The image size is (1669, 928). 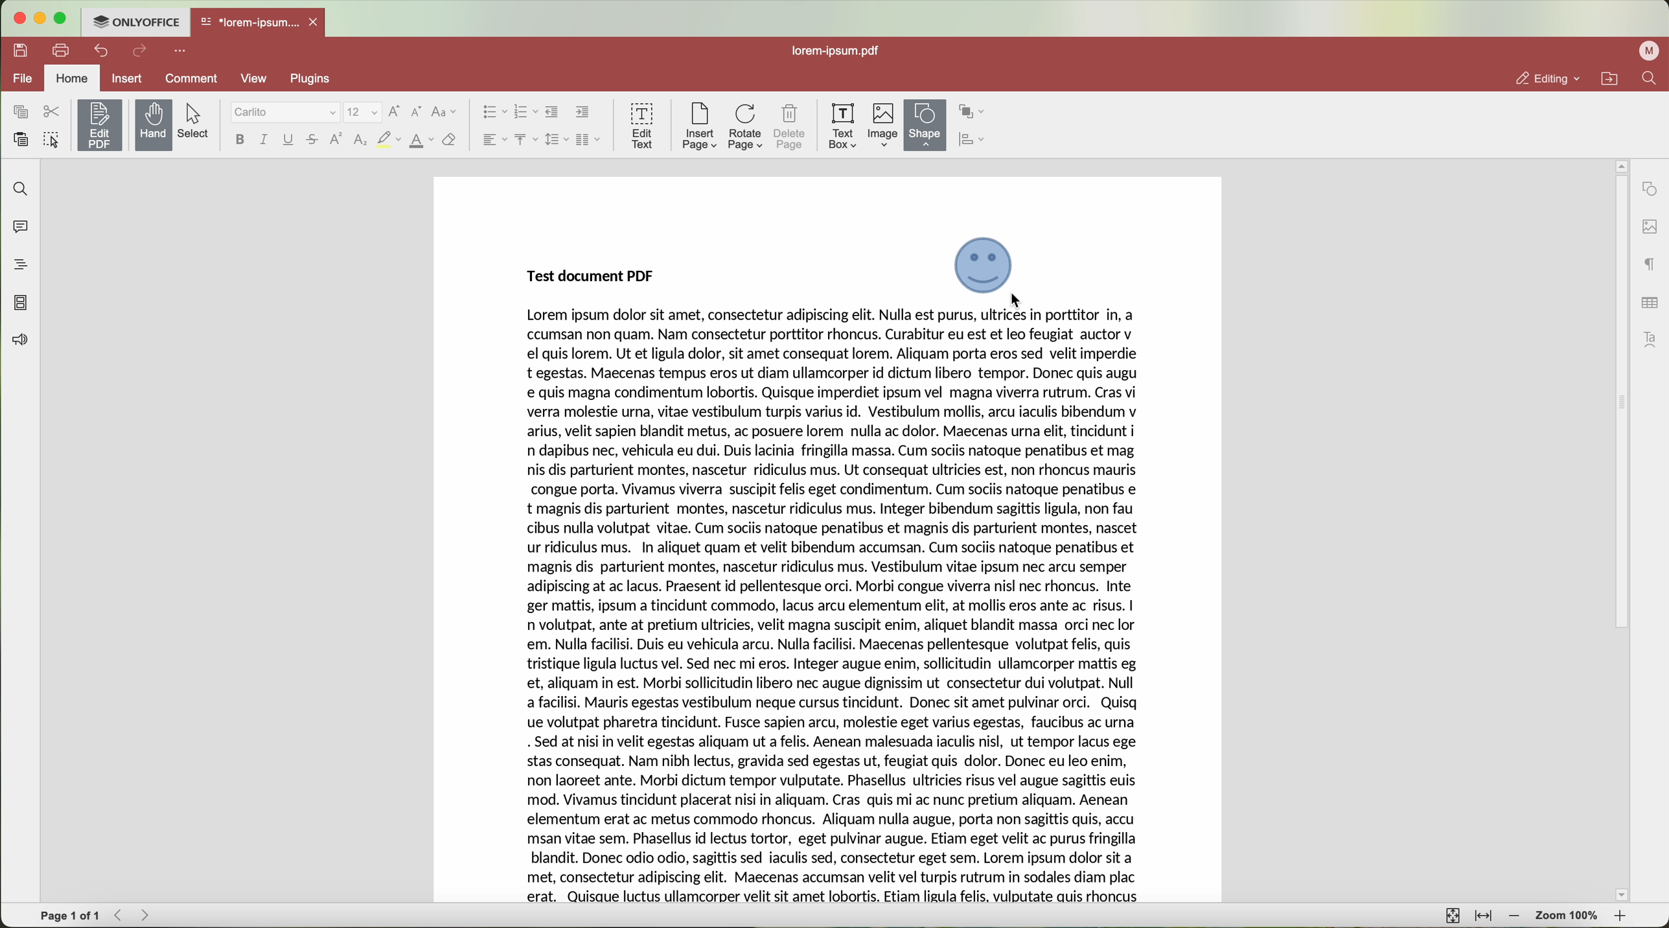 I want to click on increment font size, so click(x=398, y=110).